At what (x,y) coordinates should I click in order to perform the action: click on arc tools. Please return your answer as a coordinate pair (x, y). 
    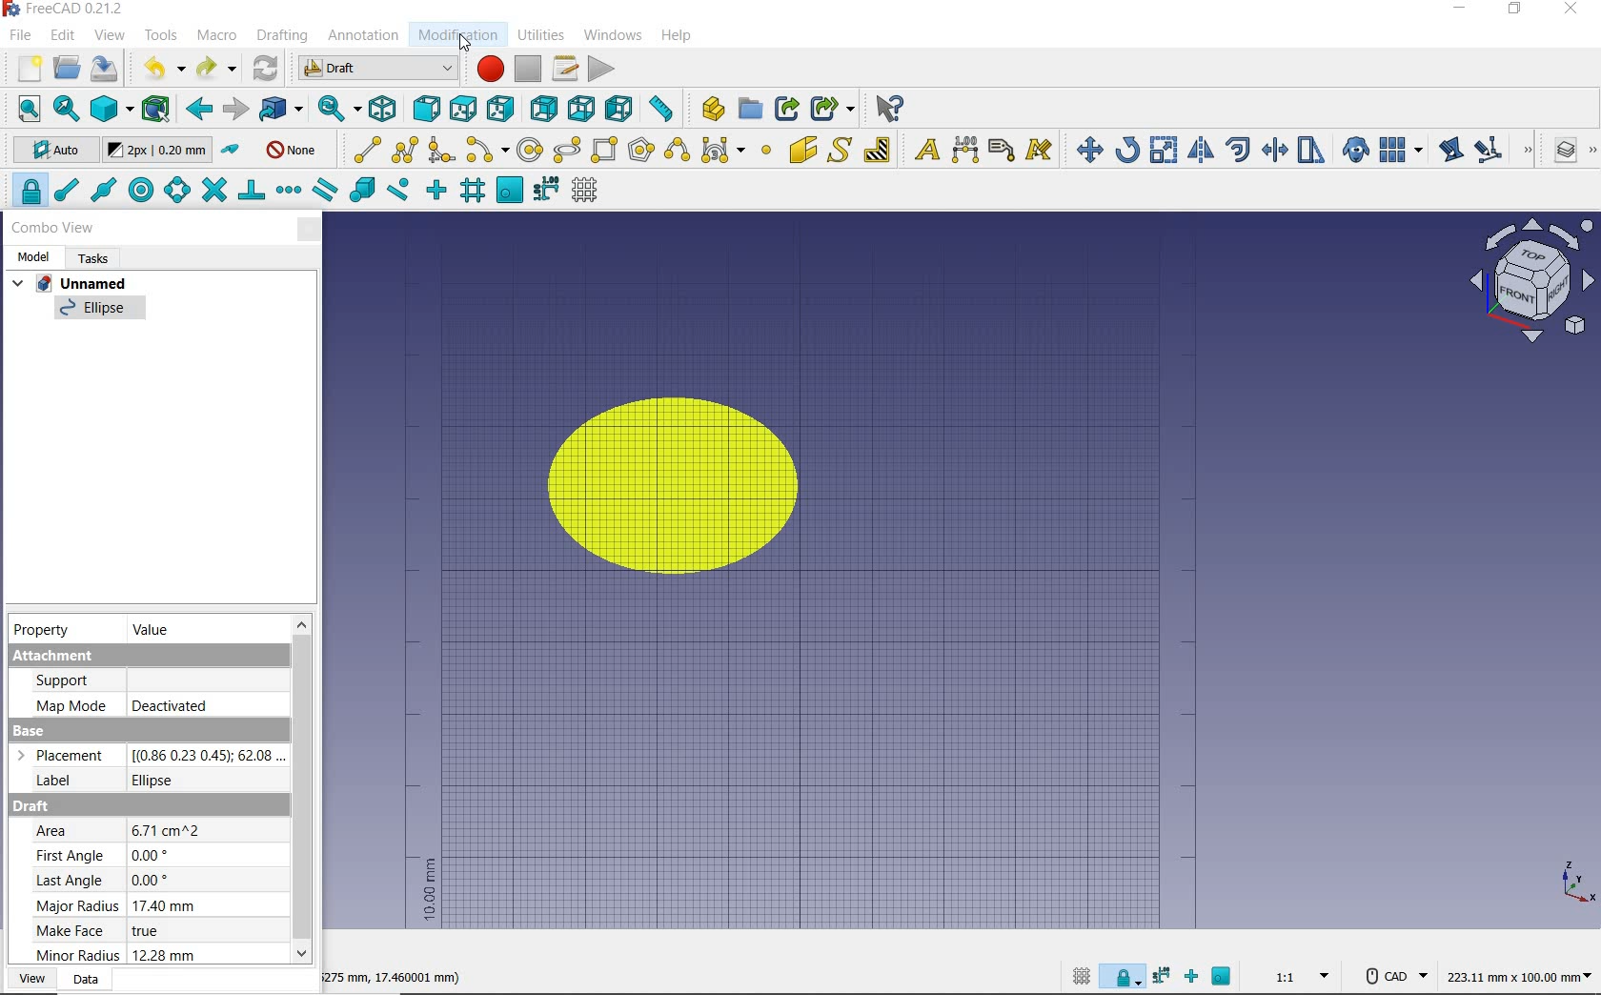
    Looking at the image, I should click on (488, 150).